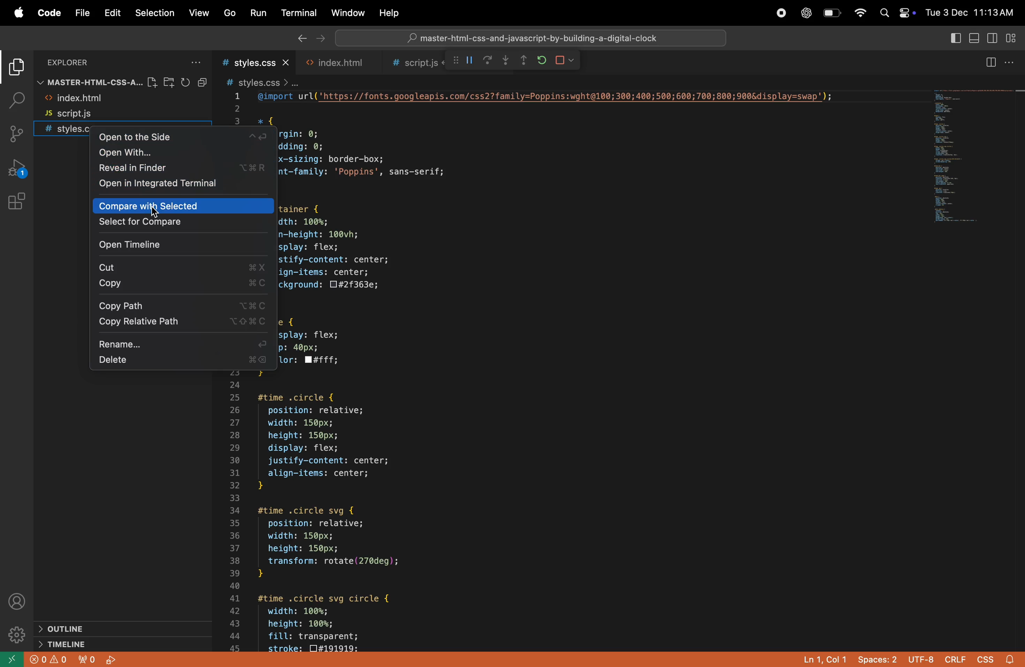 The image size is (1025, 667). I want to click on search, so click(14, 101).